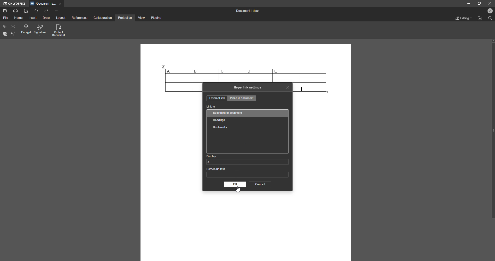 This screenshot has width=495, height=261. I want to click on D, so click(259, 71).